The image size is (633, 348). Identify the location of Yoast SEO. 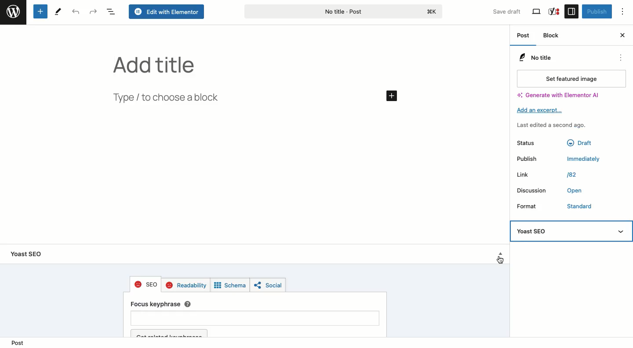
(532, 233).